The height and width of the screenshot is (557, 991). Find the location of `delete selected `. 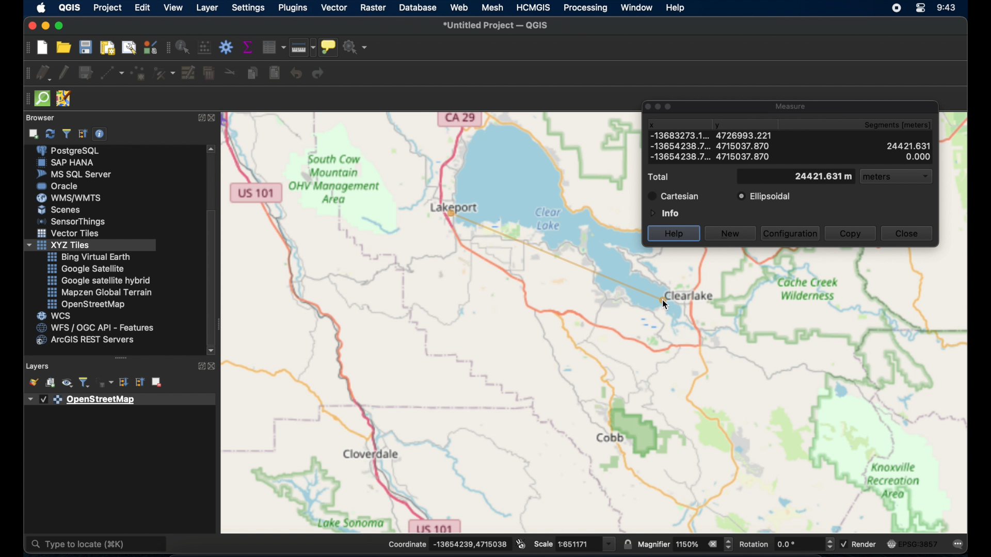

delete selected  is located at coordinates (209, 74).